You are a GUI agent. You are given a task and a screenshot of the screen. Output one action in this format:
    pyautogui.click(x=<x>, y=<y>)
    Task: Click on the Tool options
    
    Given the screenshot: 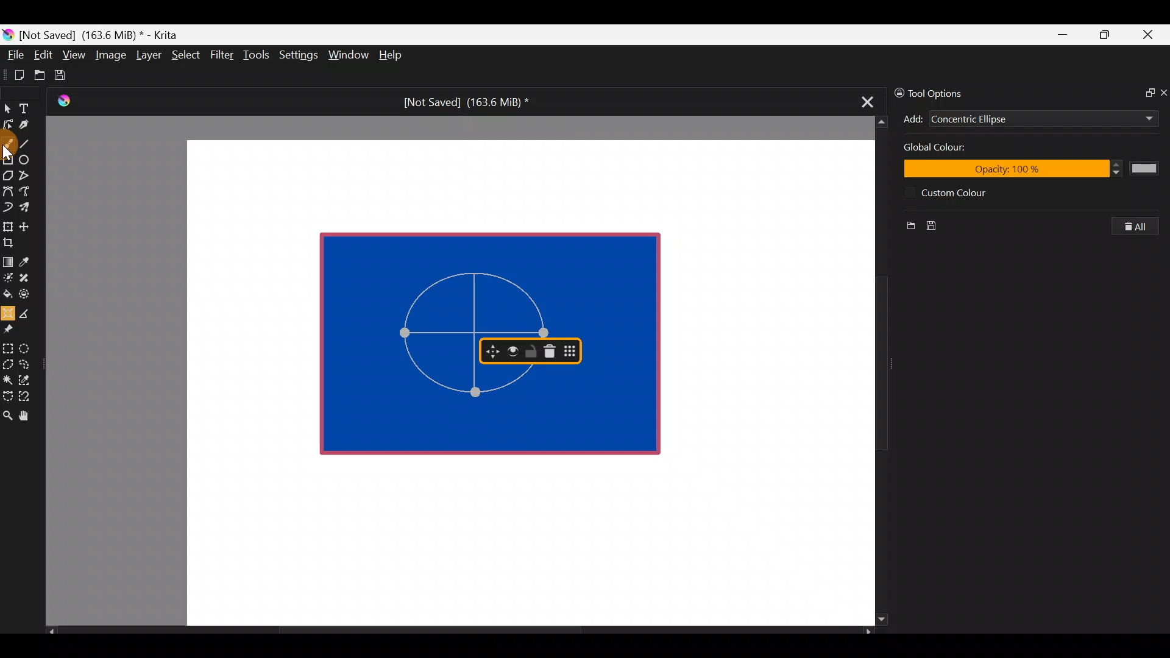 What is the action you would take?
    pyautogui.click(x=947, y=93)
    